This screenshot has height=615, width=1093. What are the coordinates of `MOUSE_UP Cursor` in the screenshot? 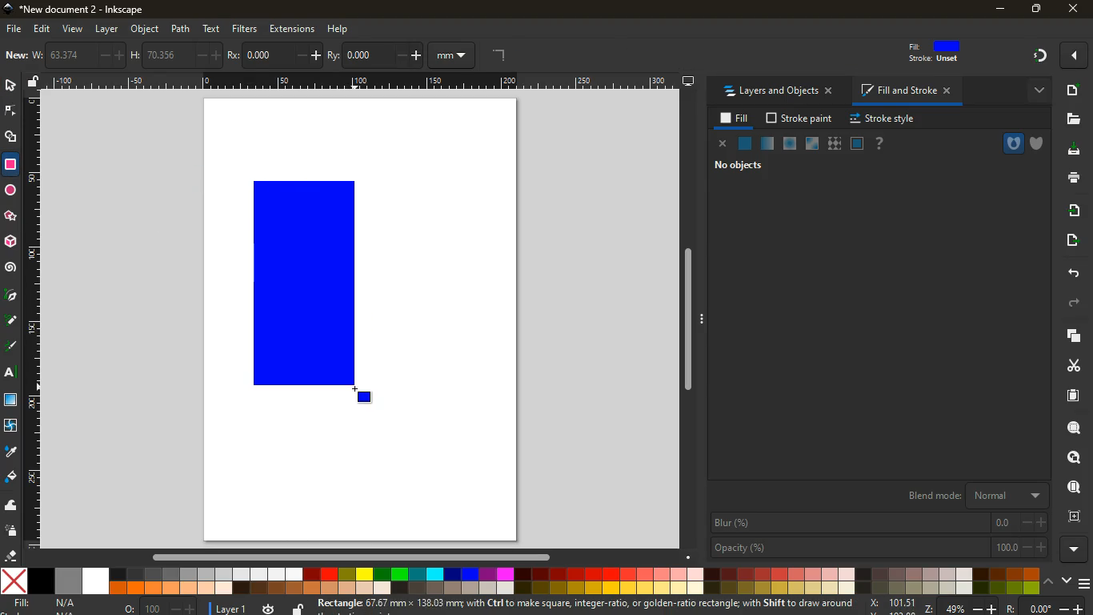 It's located at (362, 394).